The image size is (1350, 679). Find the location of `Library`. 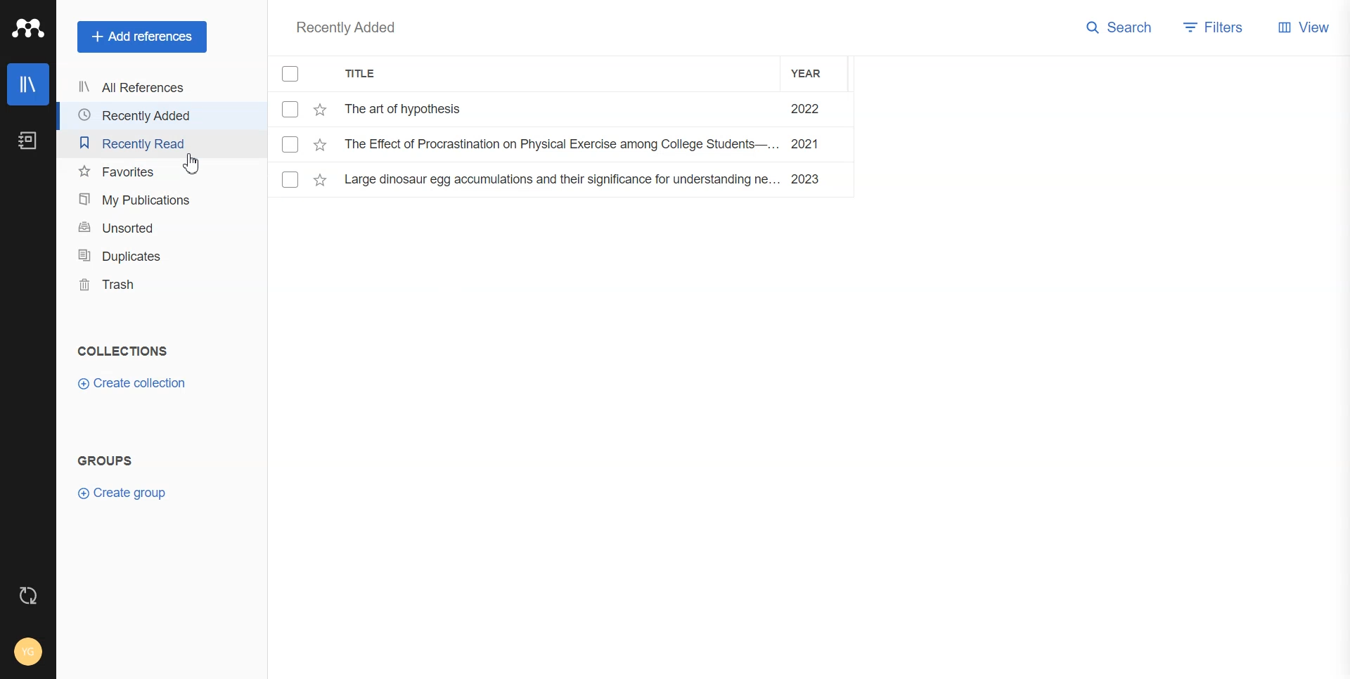

Library is located at coordinates (28, 84).